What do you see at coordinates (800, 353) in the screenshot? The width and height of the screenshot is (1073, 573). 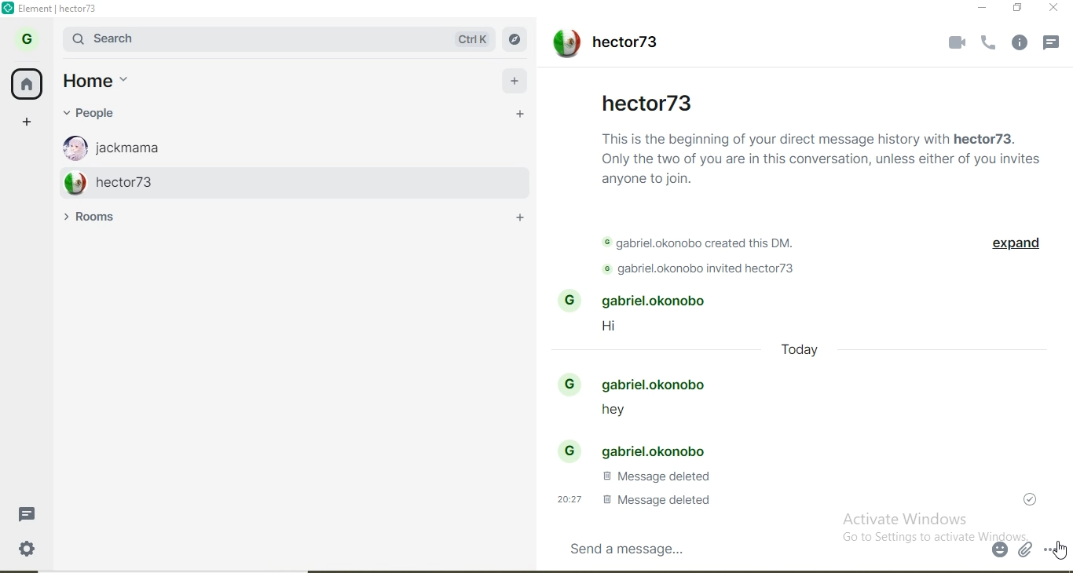 I see `today` at bounding box center [800, 353].